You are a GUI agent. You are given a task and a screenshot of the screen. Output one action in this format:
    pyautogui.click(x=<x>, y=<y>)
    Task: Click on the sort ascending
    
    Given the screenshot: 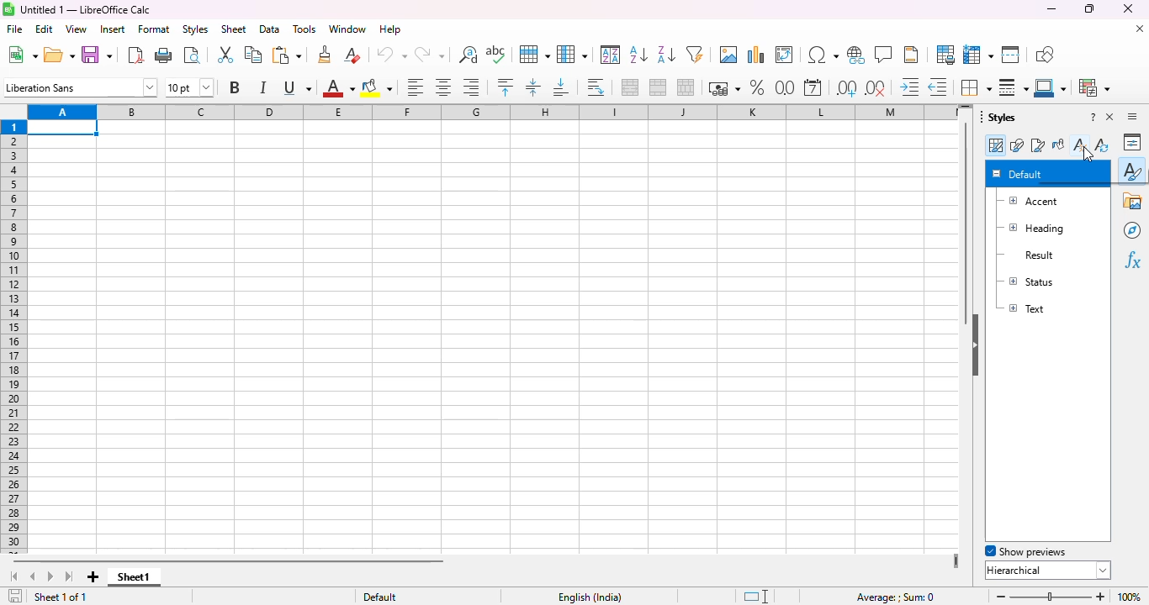 What is the action you would take?
    pyautogui.click(x=638, y=54)
    